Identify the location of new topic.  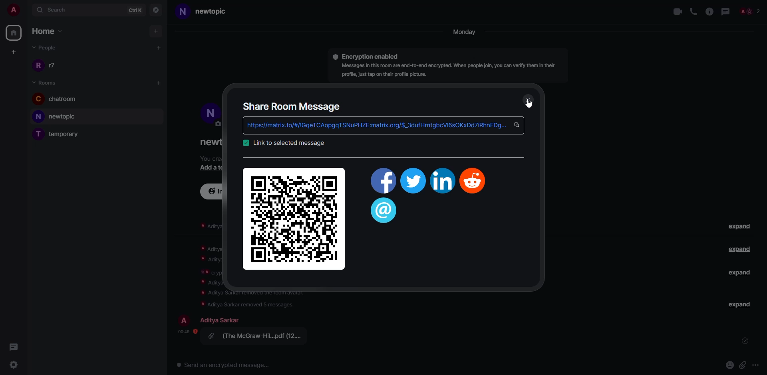
(207, 12).